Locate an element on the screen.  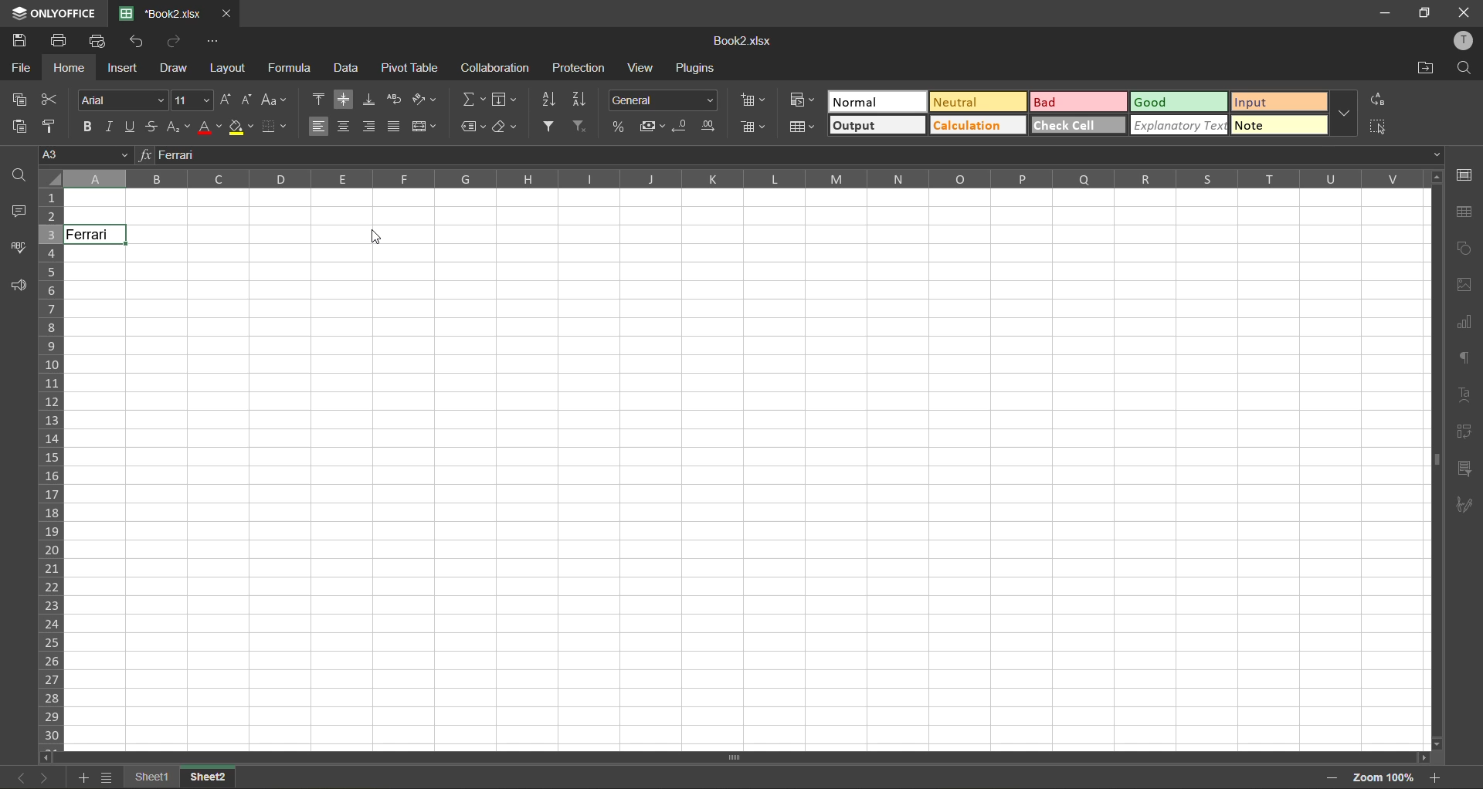
file name is located at coordinates (160, 12).